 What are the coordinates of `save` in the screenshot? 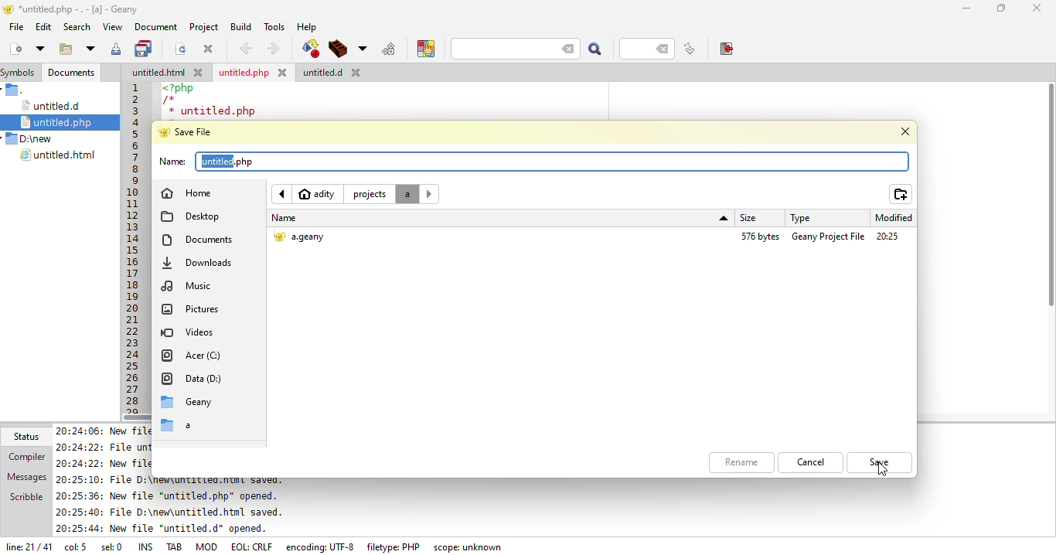 It's located at (881, 463).